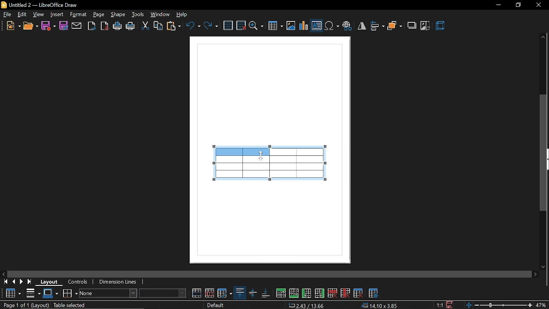  What do you see at coordinates (256, 26) in the screenshot?
I see `zoom` at bounding box center [256, 26].